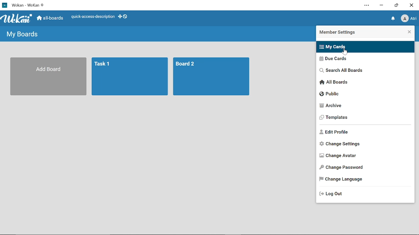 This screenshot has width=419, height=235. Describe the element at coordinates (412, 5) in the screenshot. I see `Close` at that location.